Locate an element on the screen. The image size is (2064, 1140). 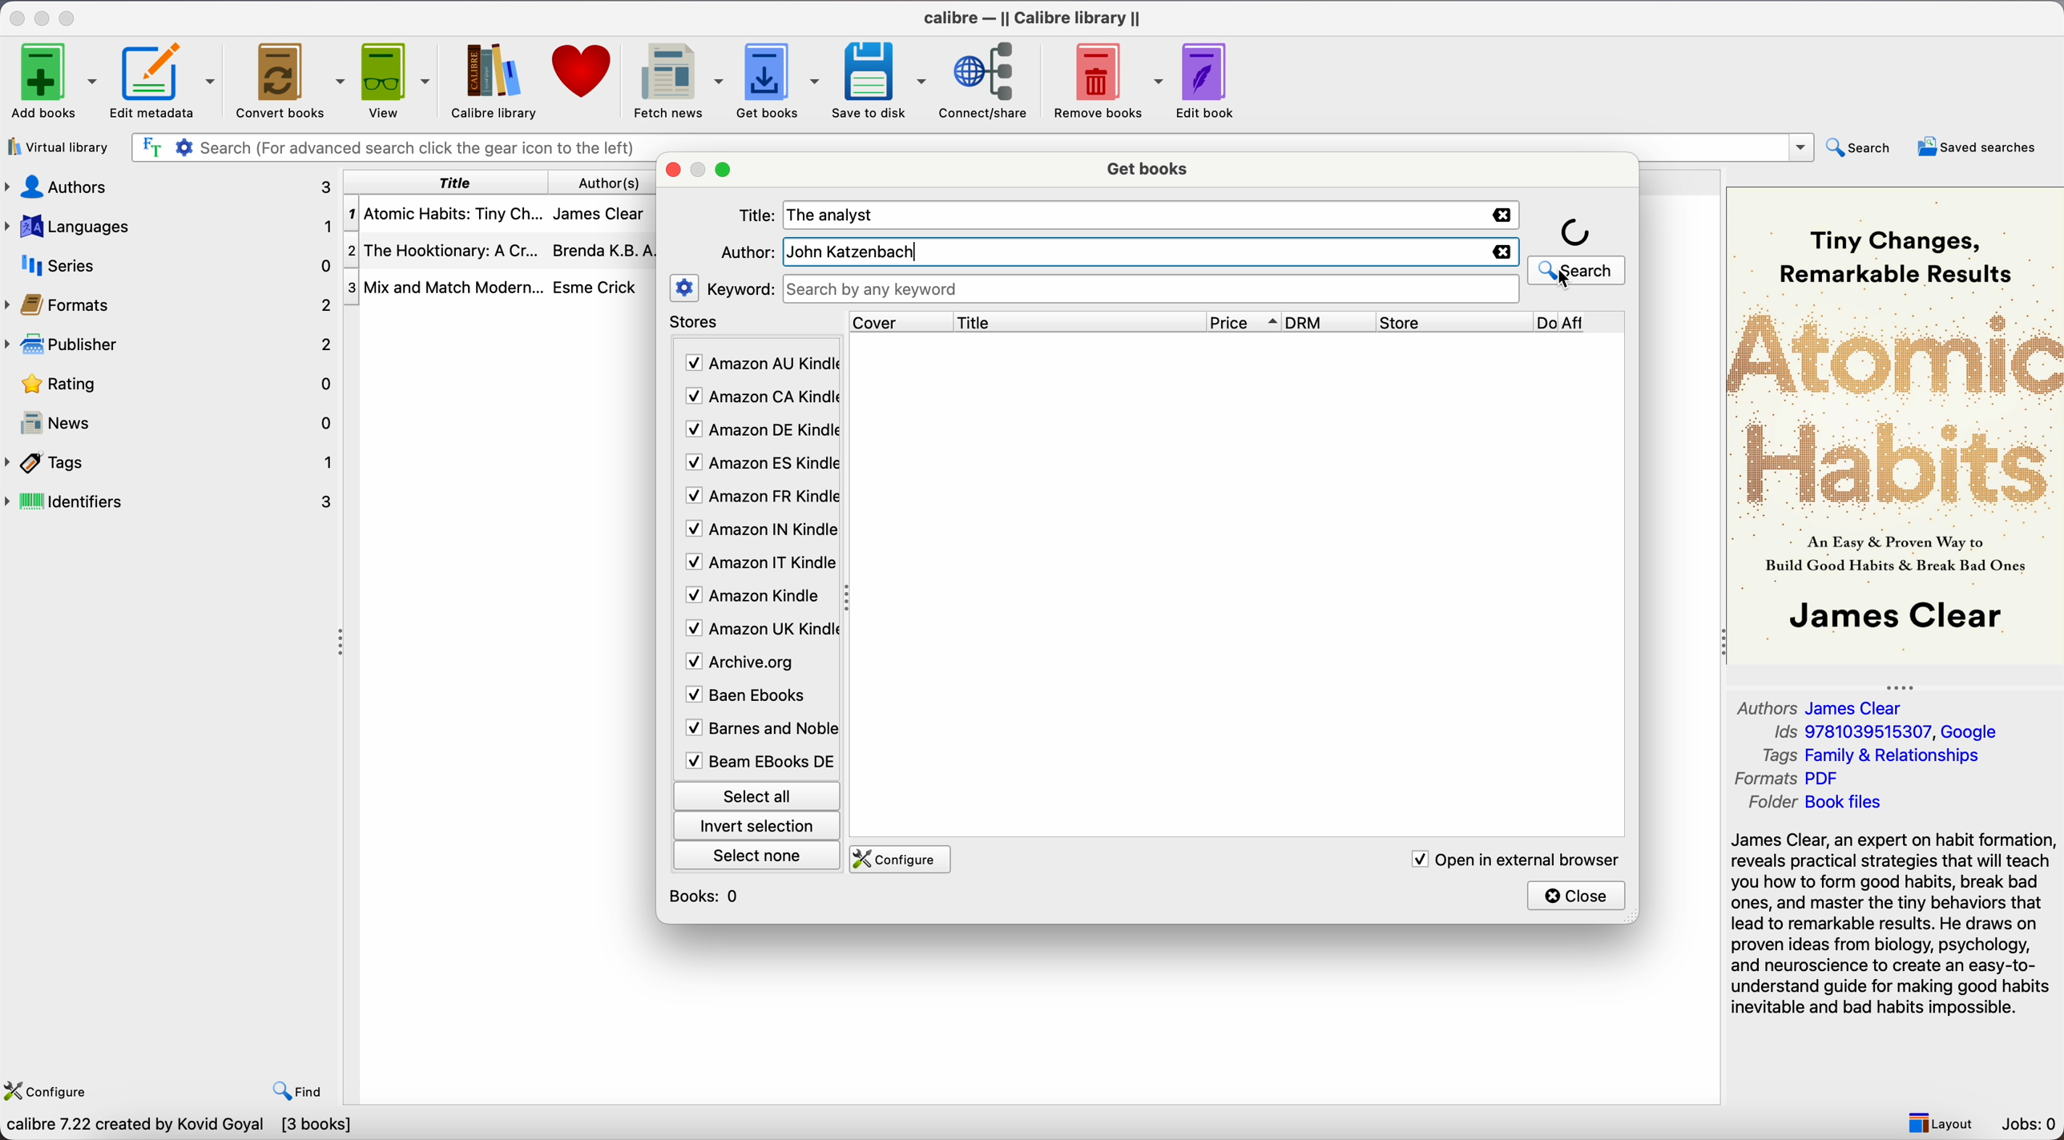
open in external browser is located at coordinates (1514, 859).